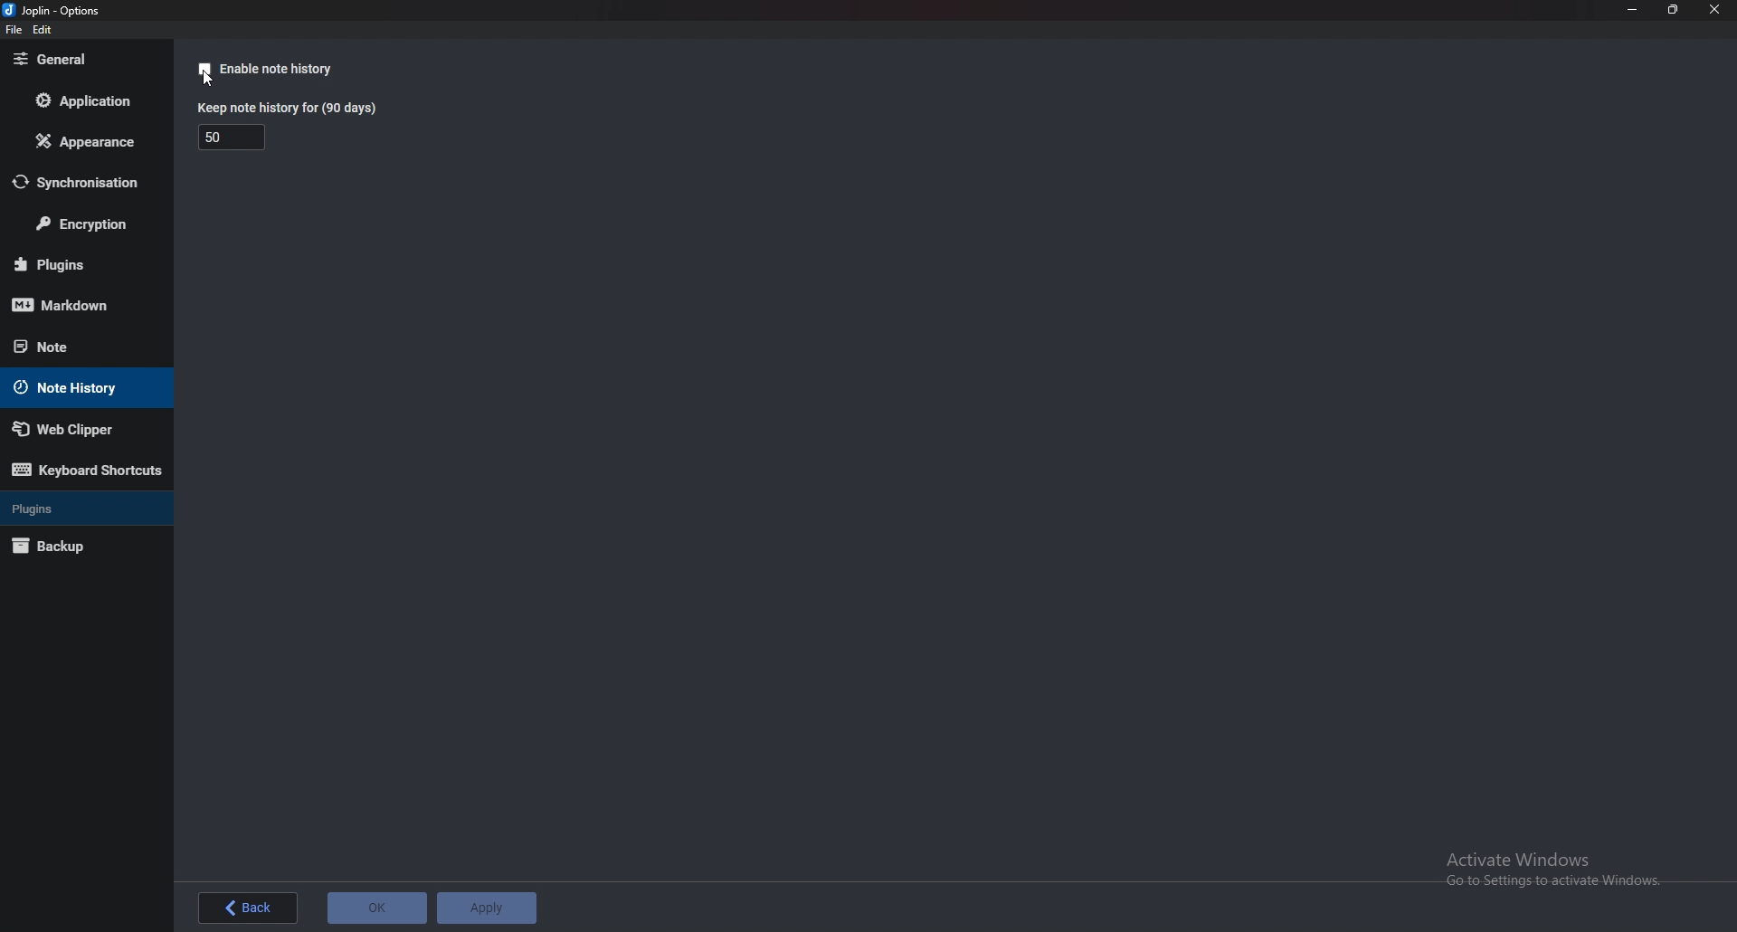 The width and height of the screenshot is (1737, 932). Describe the element at coordinates (88, 469) in the screenshot. I see `Keyboard shortcuts` at that location.